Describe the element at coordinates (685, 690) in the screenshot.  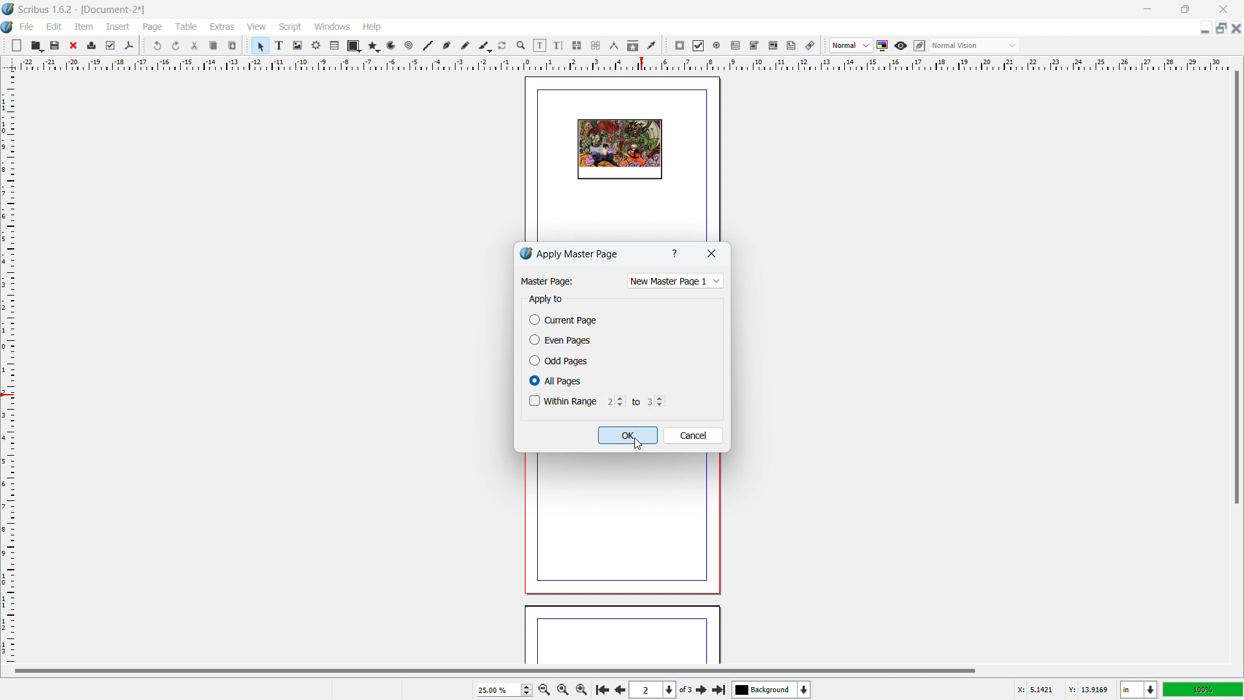
I see `of 3` at that location.